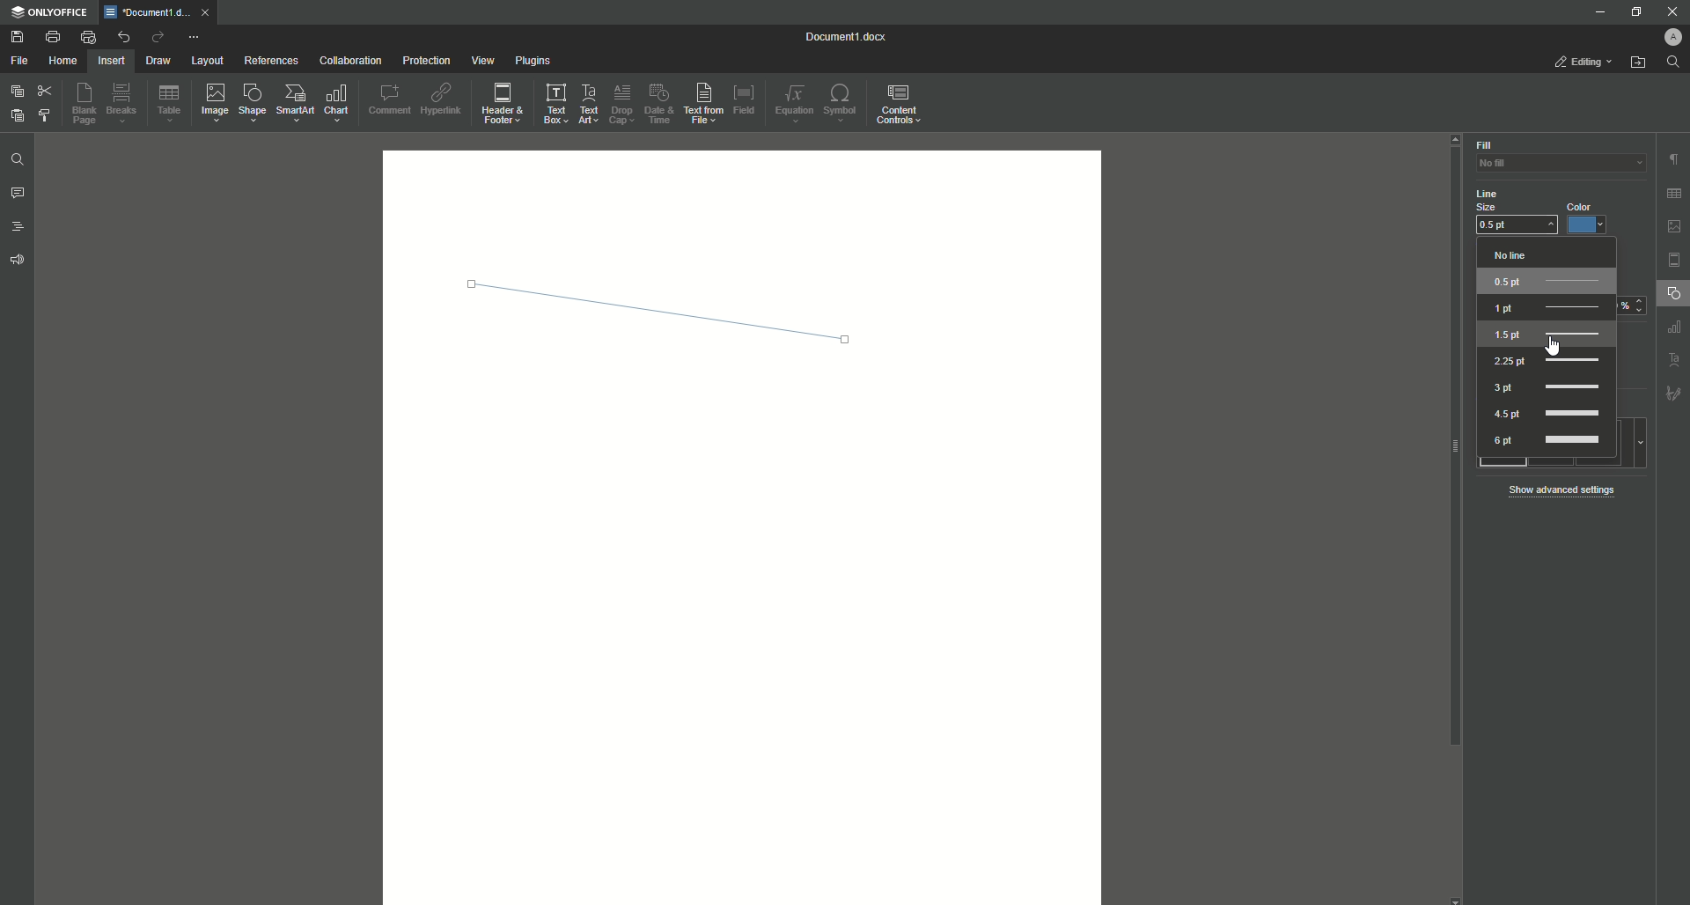 This screenshot has height=905, width=1690. I want to click on Chart, so click(342, 103).